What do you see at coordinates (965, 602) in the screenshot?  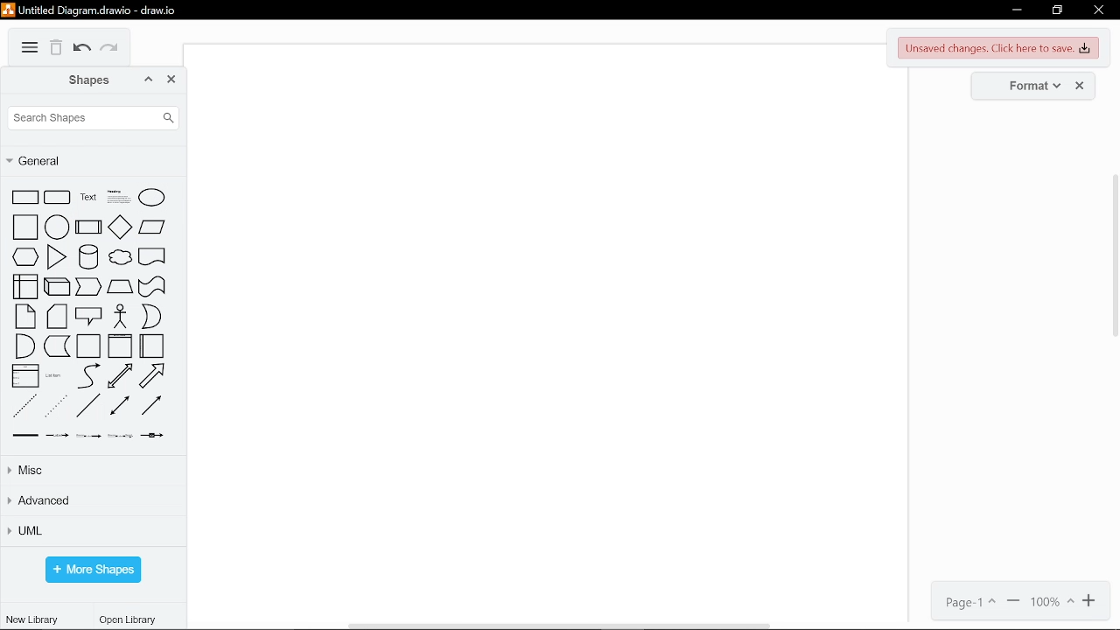 I see `page1` at bounding box center [965, 602].